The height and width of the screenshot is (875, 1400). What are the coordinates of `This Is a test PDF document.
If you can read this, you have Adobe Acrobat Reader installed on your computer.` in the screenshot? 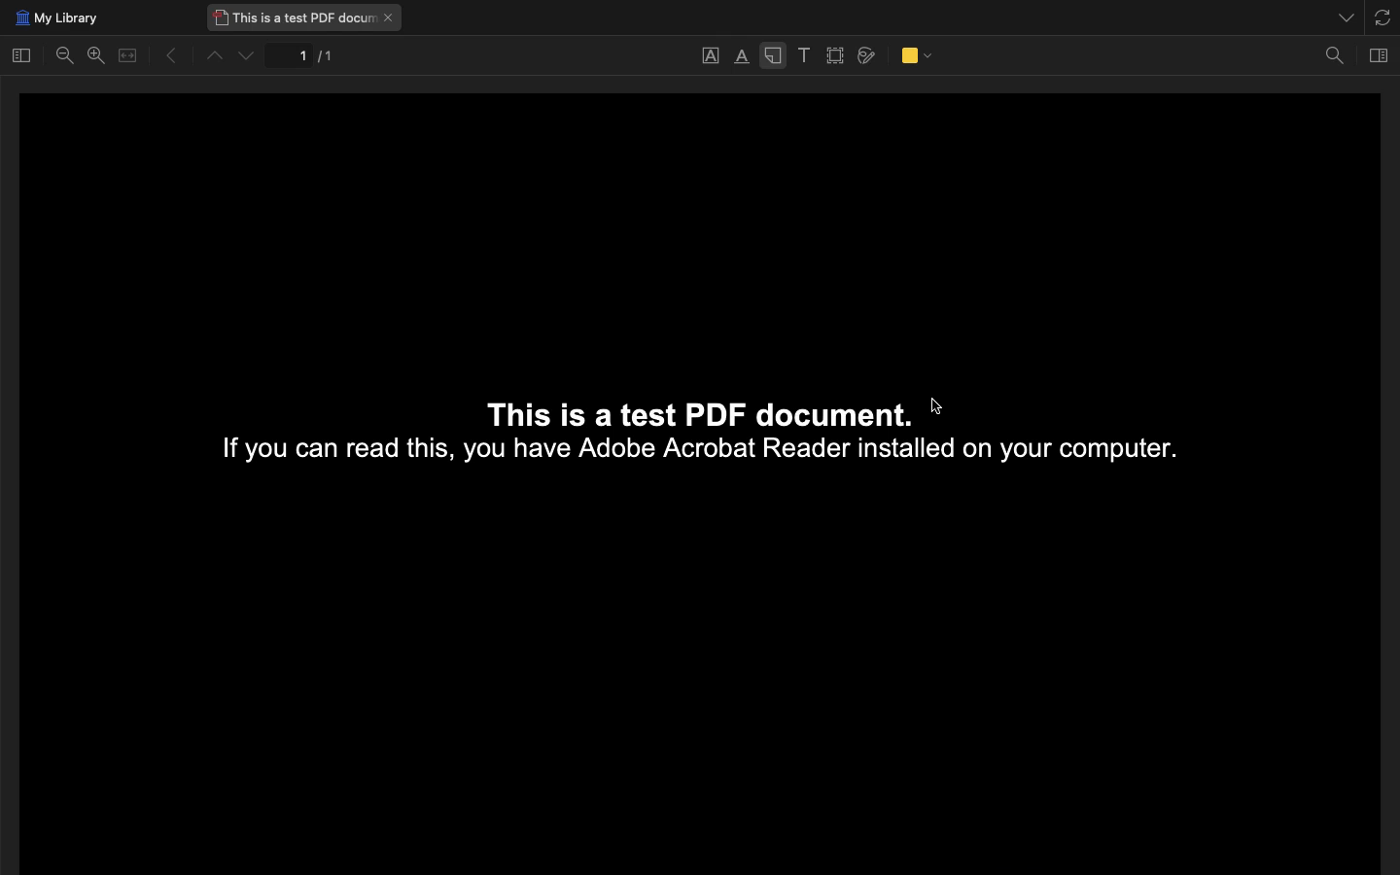 It's located at (732, 438).